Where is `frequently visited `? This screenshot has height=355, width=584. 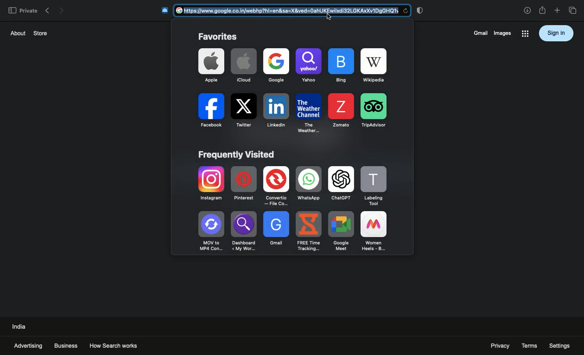
frequently visited  is located at coordinates (237, 155).